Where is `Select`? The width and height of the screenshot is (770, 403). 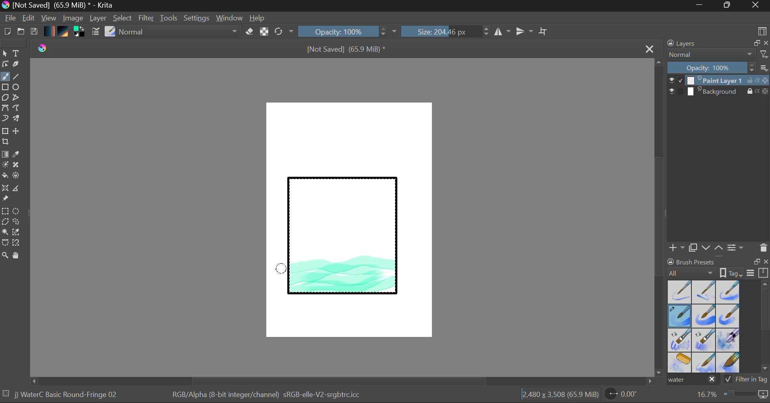
Select is located at coordinates (5, 54).